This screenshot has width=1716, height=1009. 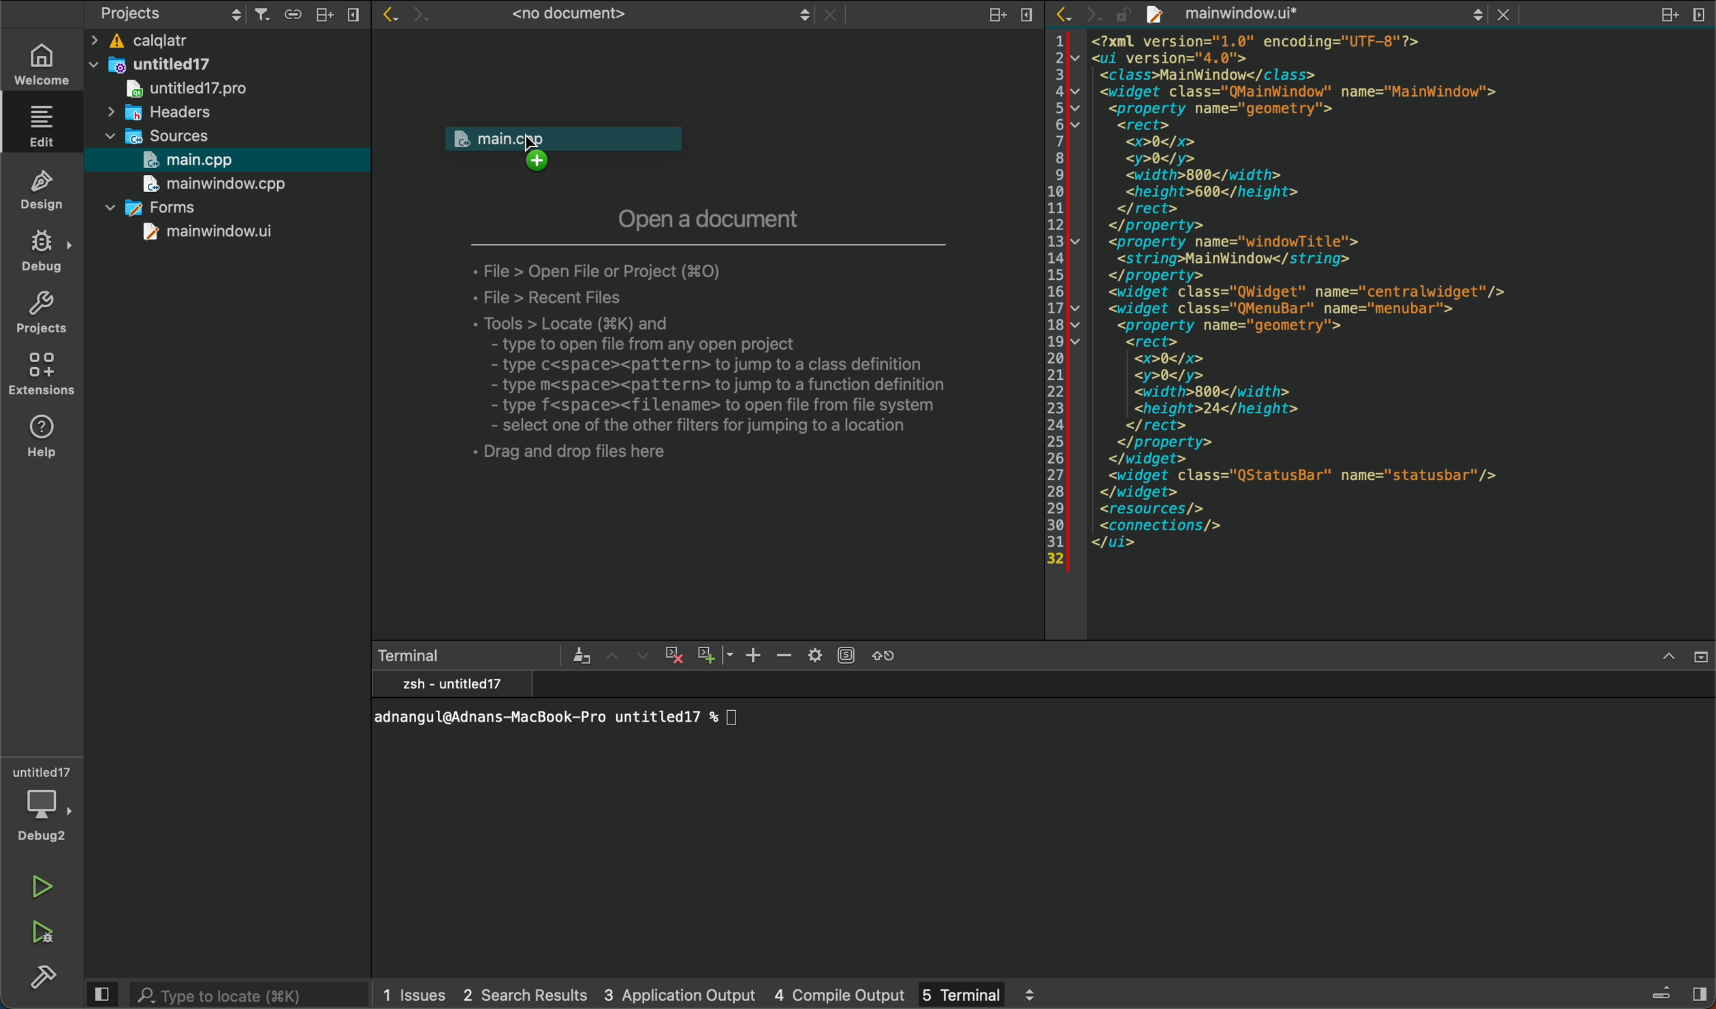 I want to click on main window, so click(x=210, y=185).